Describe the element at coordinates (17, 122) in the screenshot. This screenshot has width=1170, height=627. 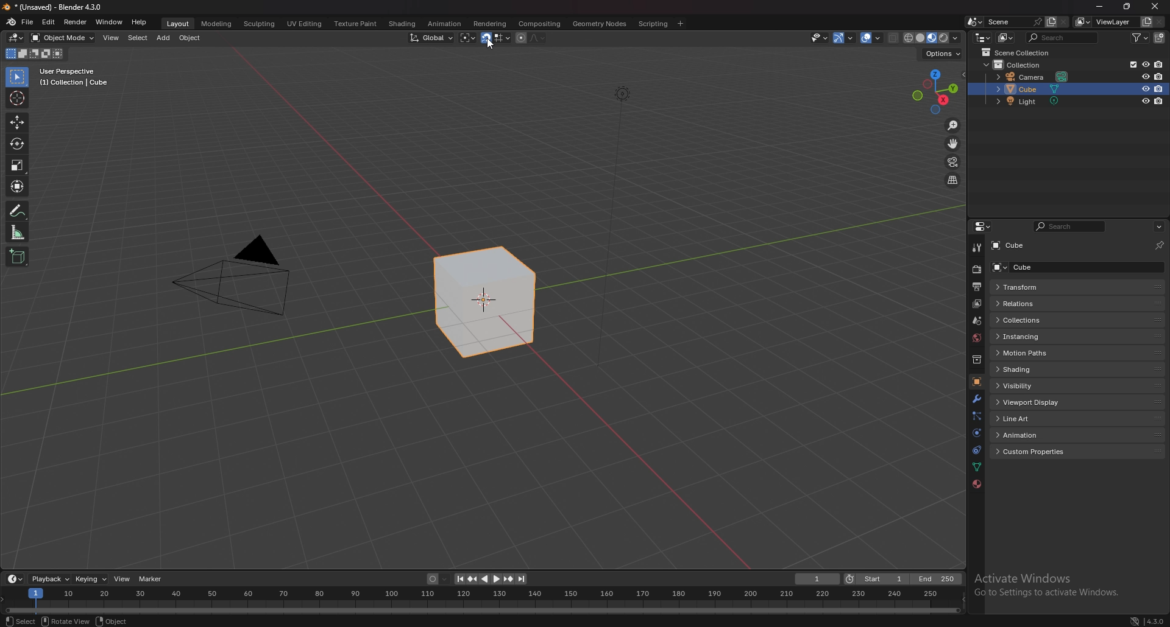
I see `move` at that location.